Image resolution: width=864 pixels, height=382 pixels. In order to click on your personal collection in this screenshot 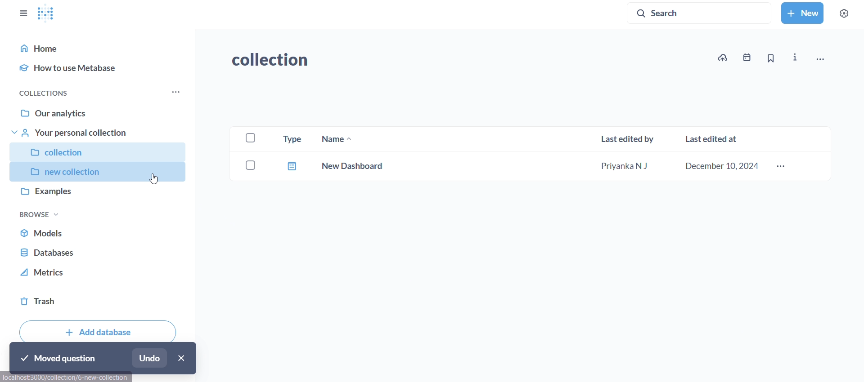, I will do `click(99, 133)`.